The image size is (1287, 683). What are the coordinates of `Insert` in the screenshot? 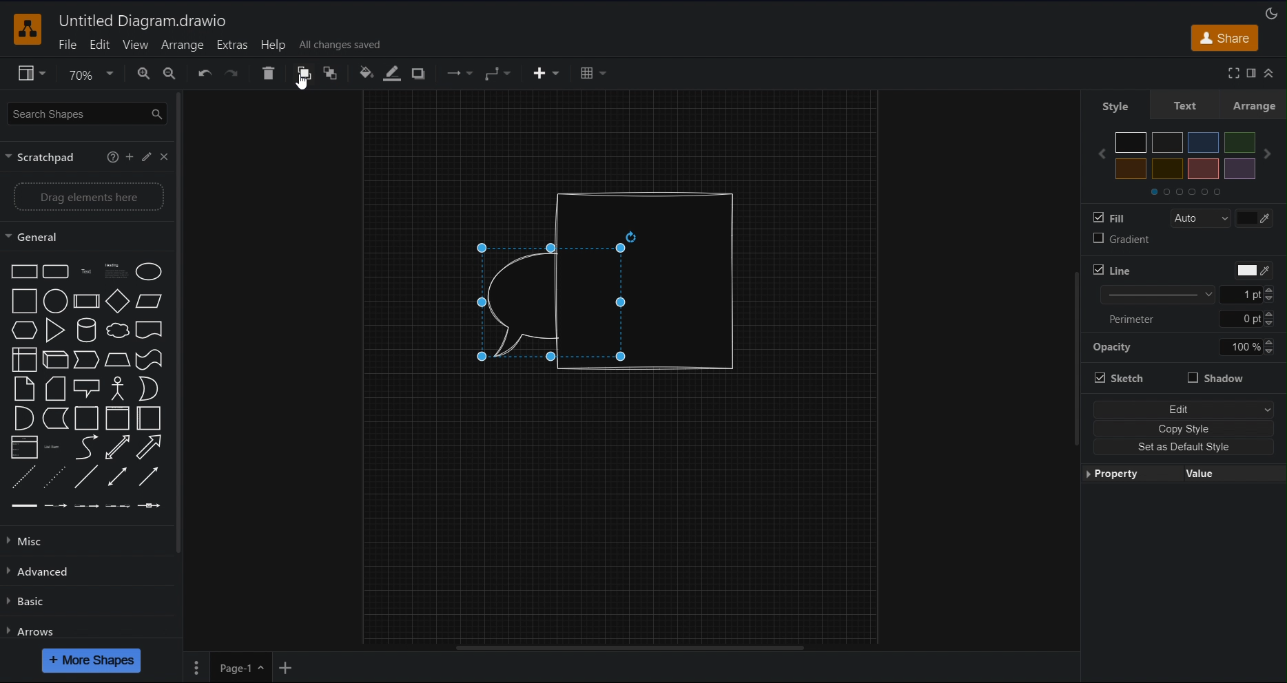 It's located at (549, 73).